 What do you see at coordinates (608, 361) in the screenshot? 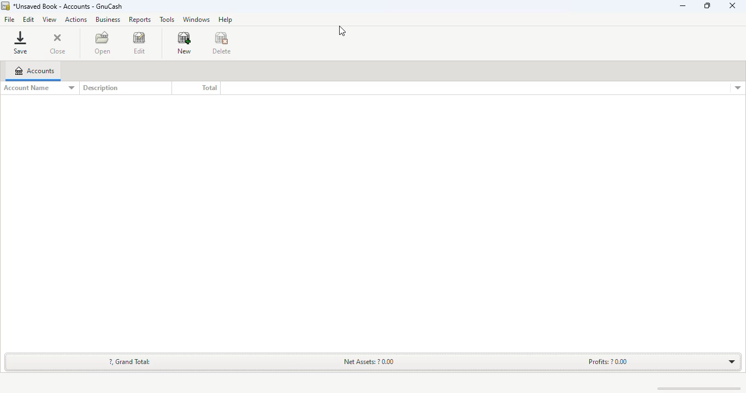
I see `Profits: ?0.00` at bounding box center [608, 361].